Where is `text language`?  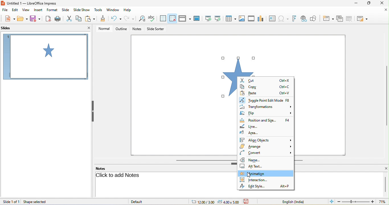
text language is located at coordinates (289, 202).